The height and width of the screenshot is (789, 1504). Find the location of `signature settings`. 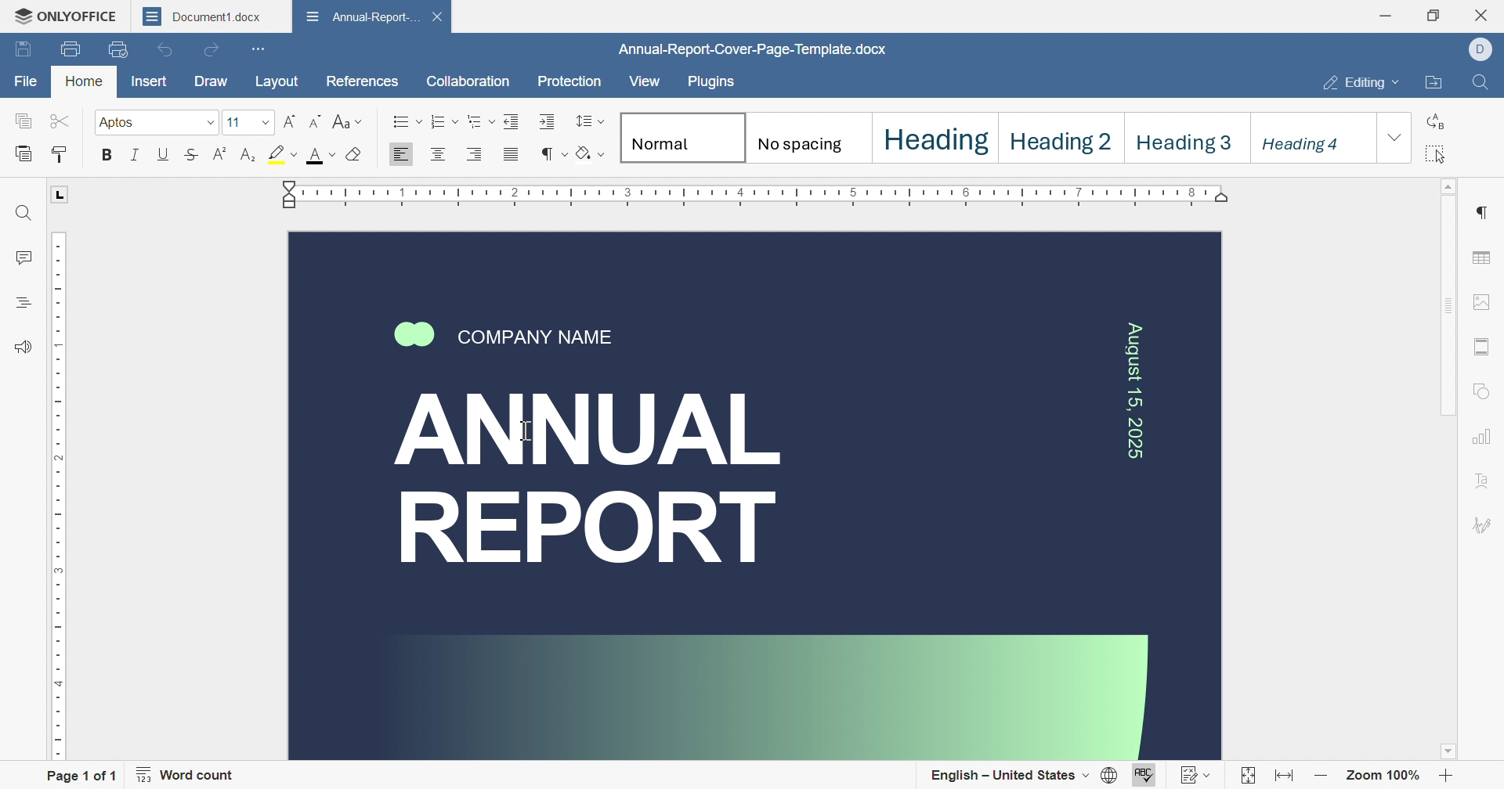

signature settings is located at coordinates (1484, 525).